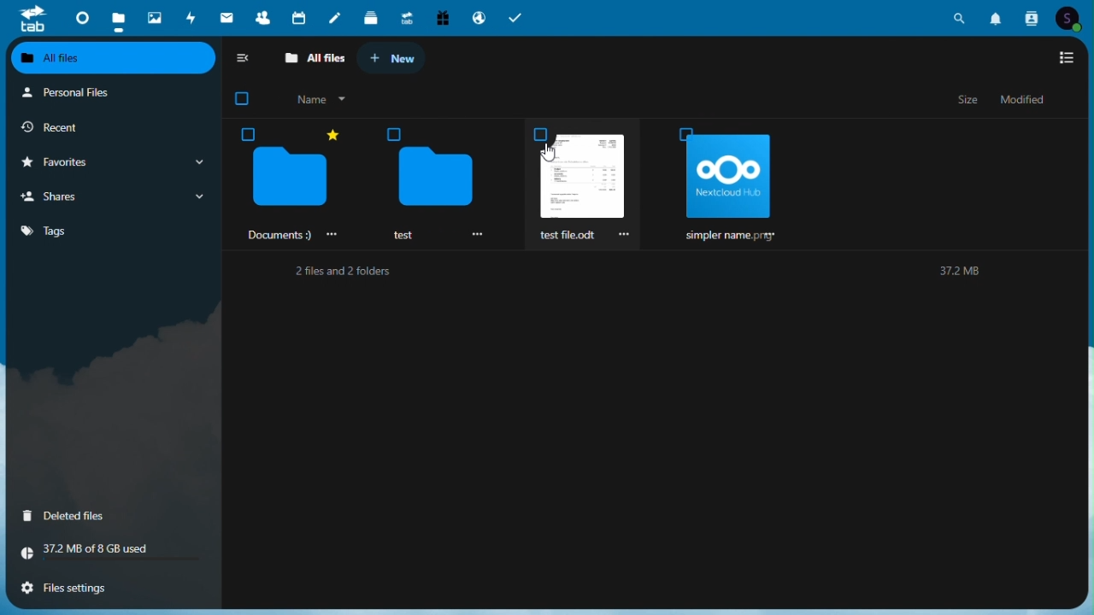 The height and width of the screenshot is (615, 1094). Describe the element at coordinates (732, 186) in the screenshot. I see `simpler name. prey` at that location.